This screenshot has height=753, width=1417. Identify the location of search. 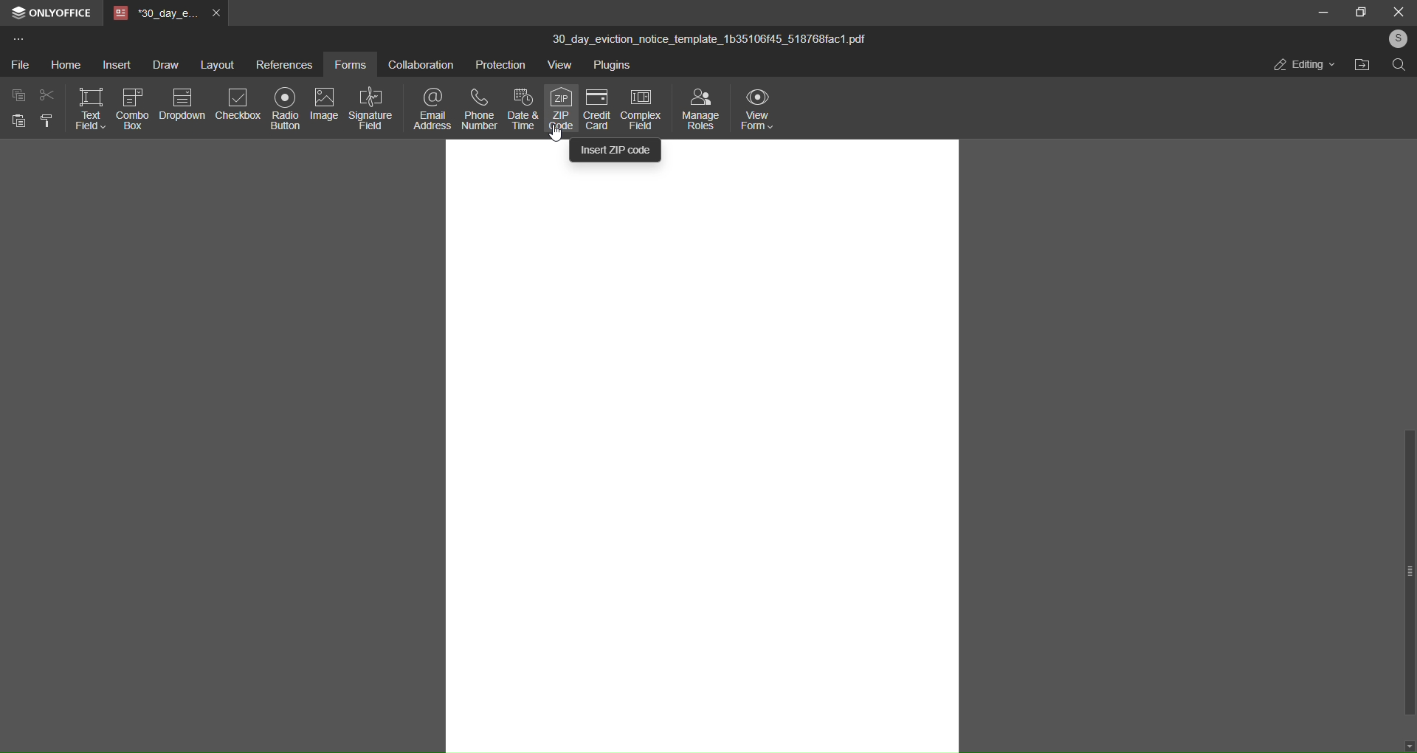
(1398, 66).